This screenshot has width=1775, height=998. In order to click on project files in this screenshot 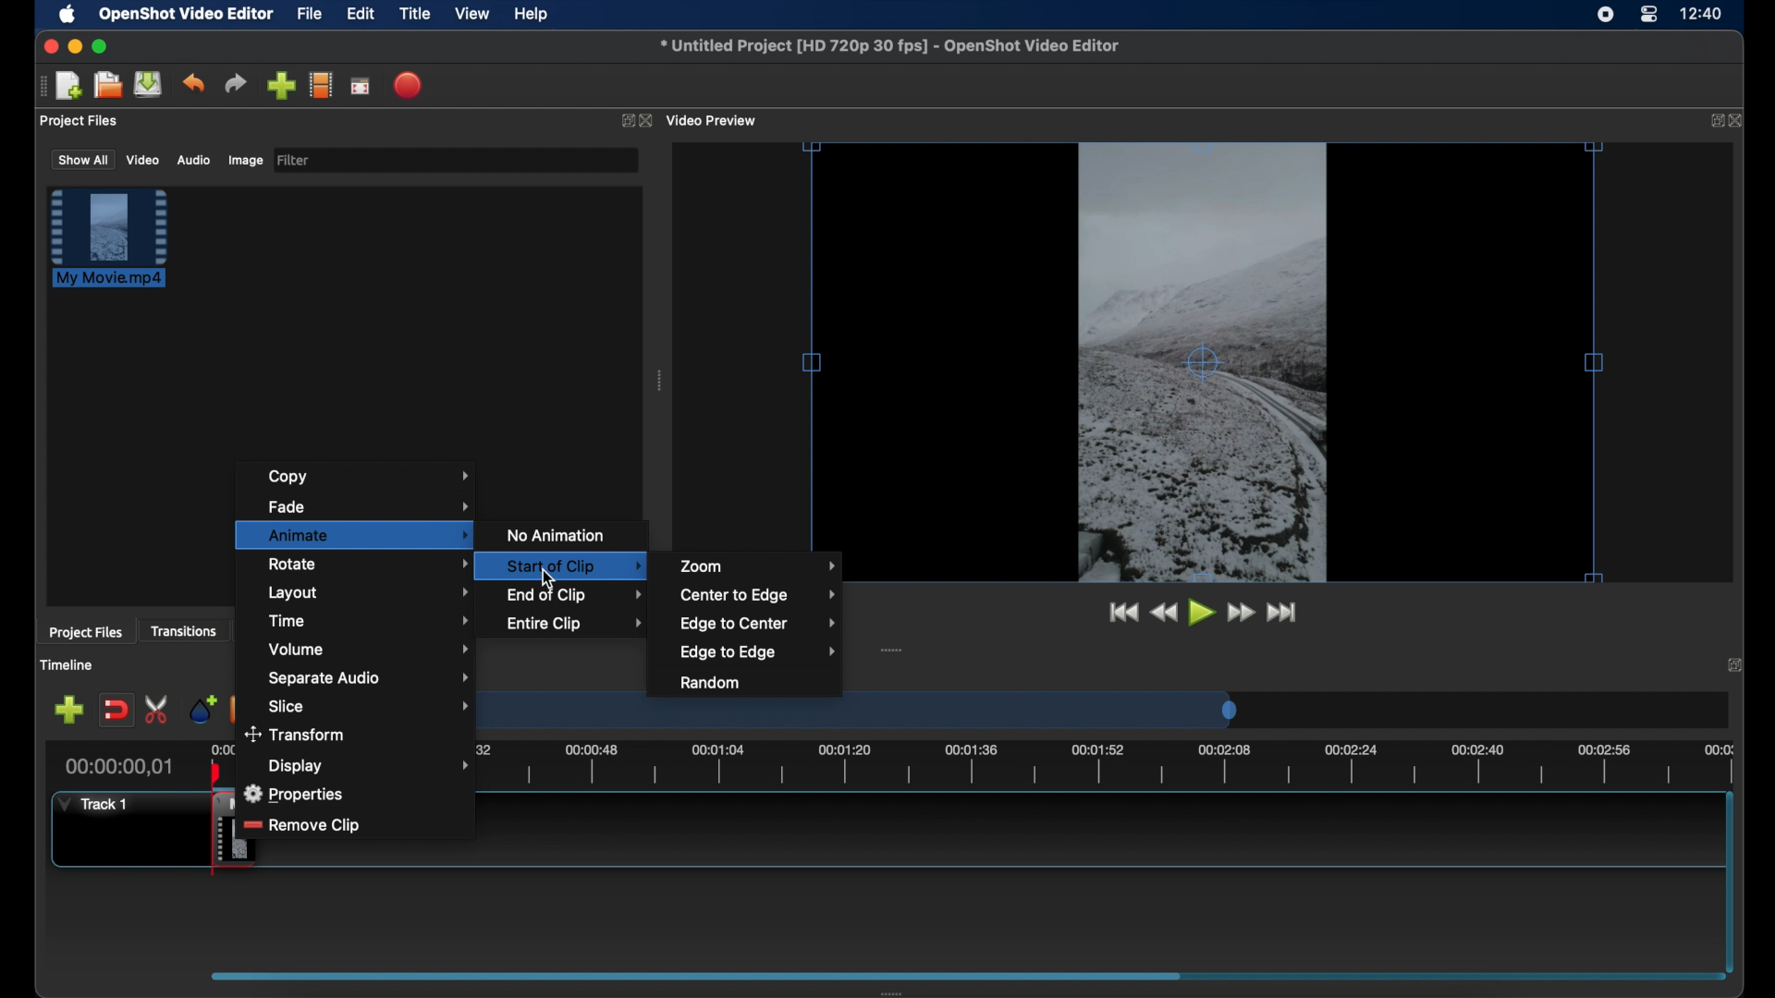, I will do `click(86, 633)`.